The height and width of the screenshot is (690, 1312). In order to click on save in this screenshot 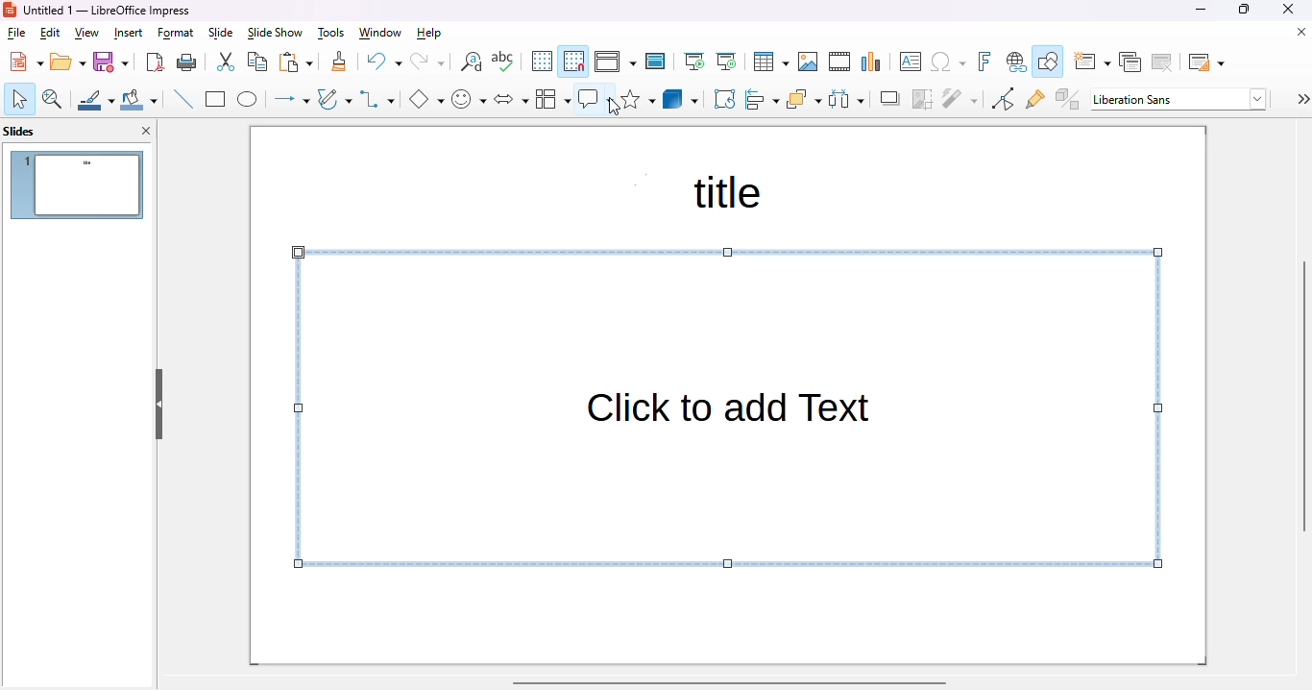, I will do `click(110, 62)`.